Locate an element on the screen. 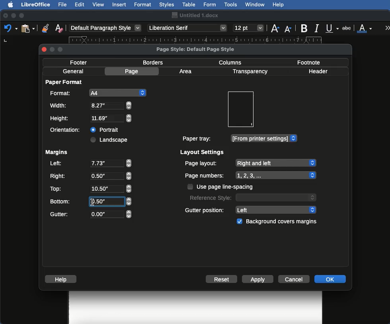 This screenshot has width=390, height=324. Background covers margins is located at coordinates (278, 222).